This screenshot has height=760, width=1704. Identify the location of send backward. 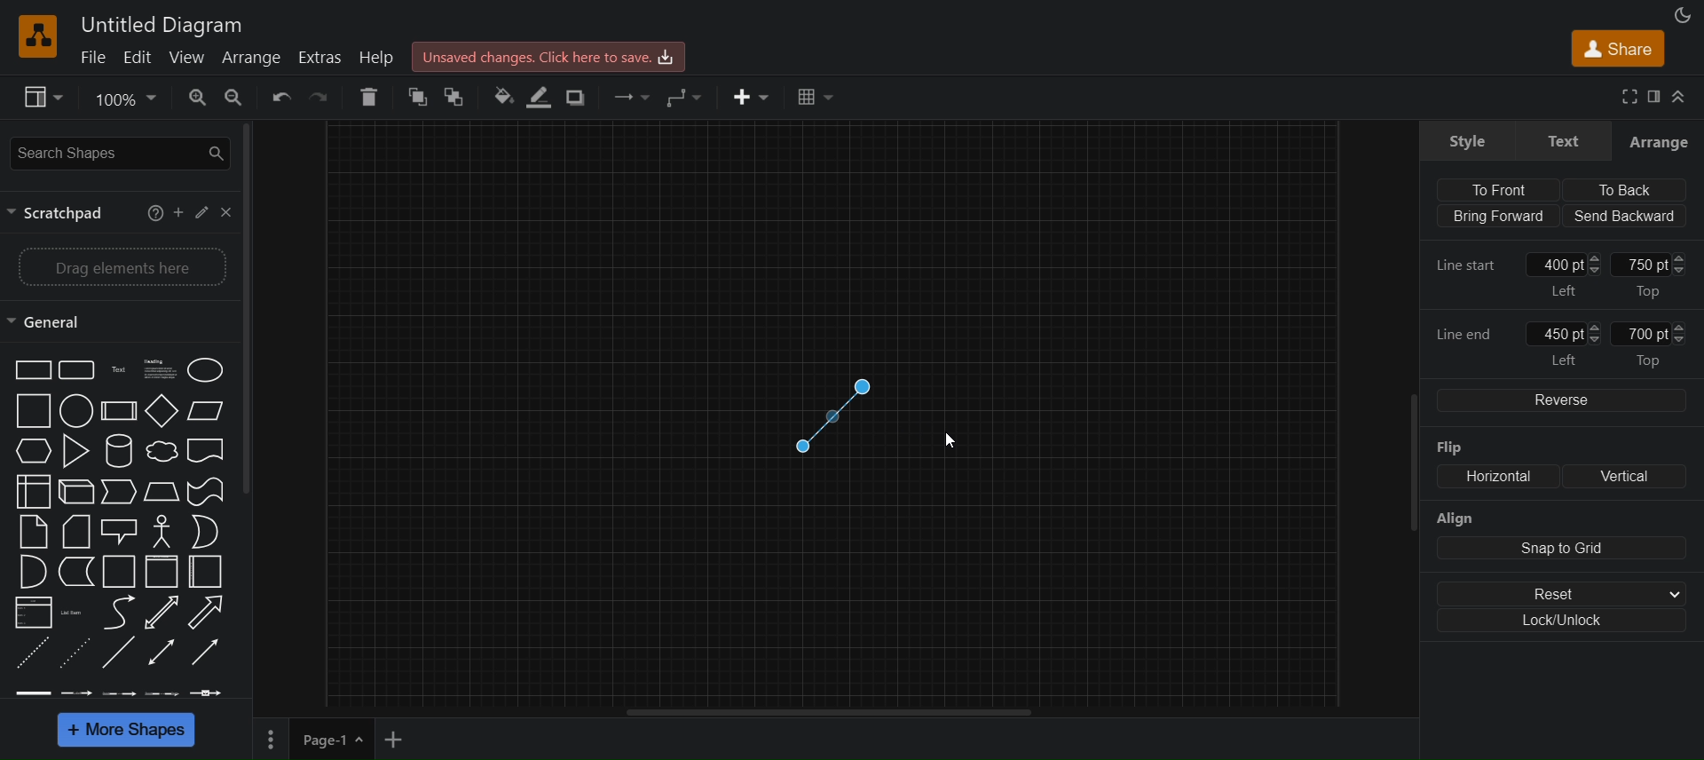
(1625, 216).